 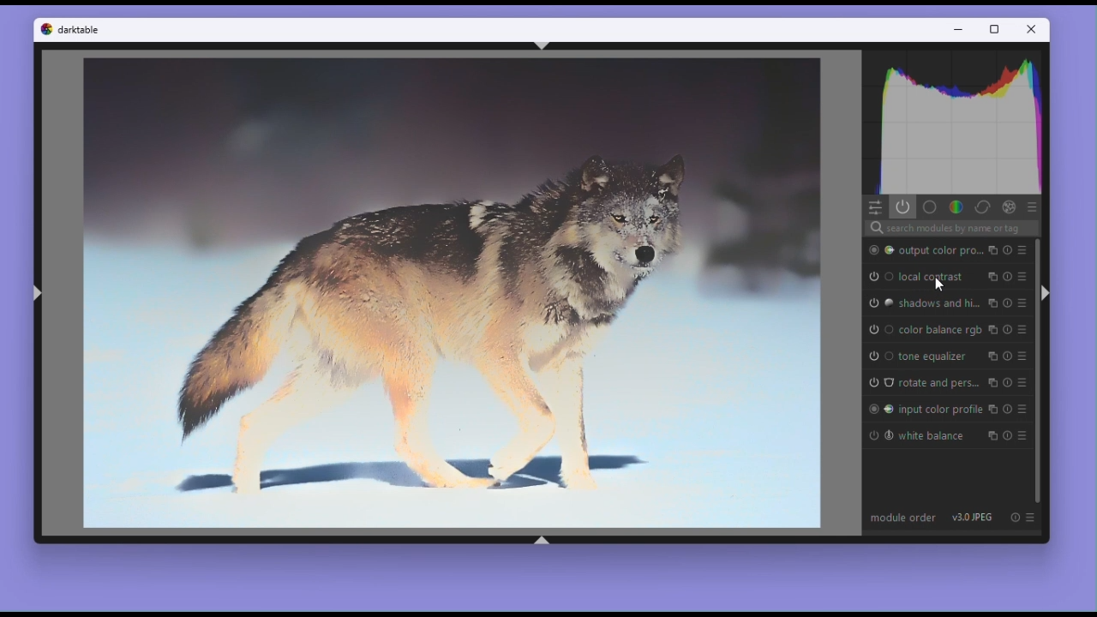 What do you see at coordinates (1026, 379) in the screenshot?
I see `presets` at bounding box center [1026, 379].